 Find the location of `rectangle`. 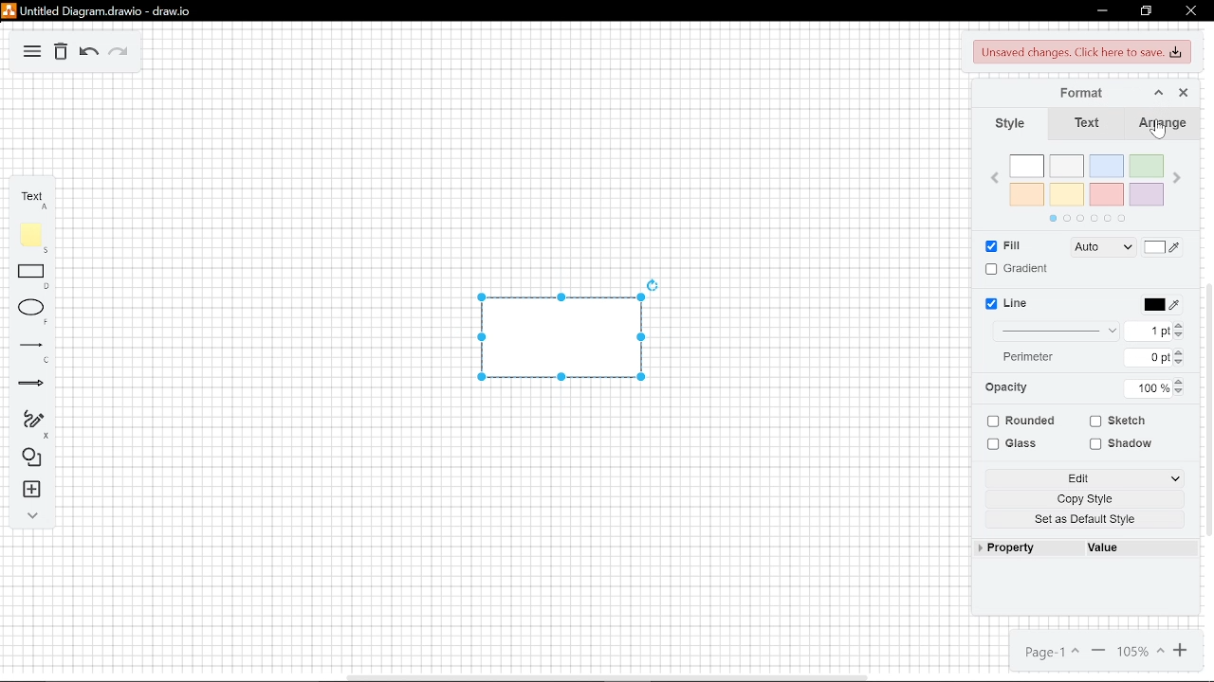

rectangle is located at coordinates (36, 276).